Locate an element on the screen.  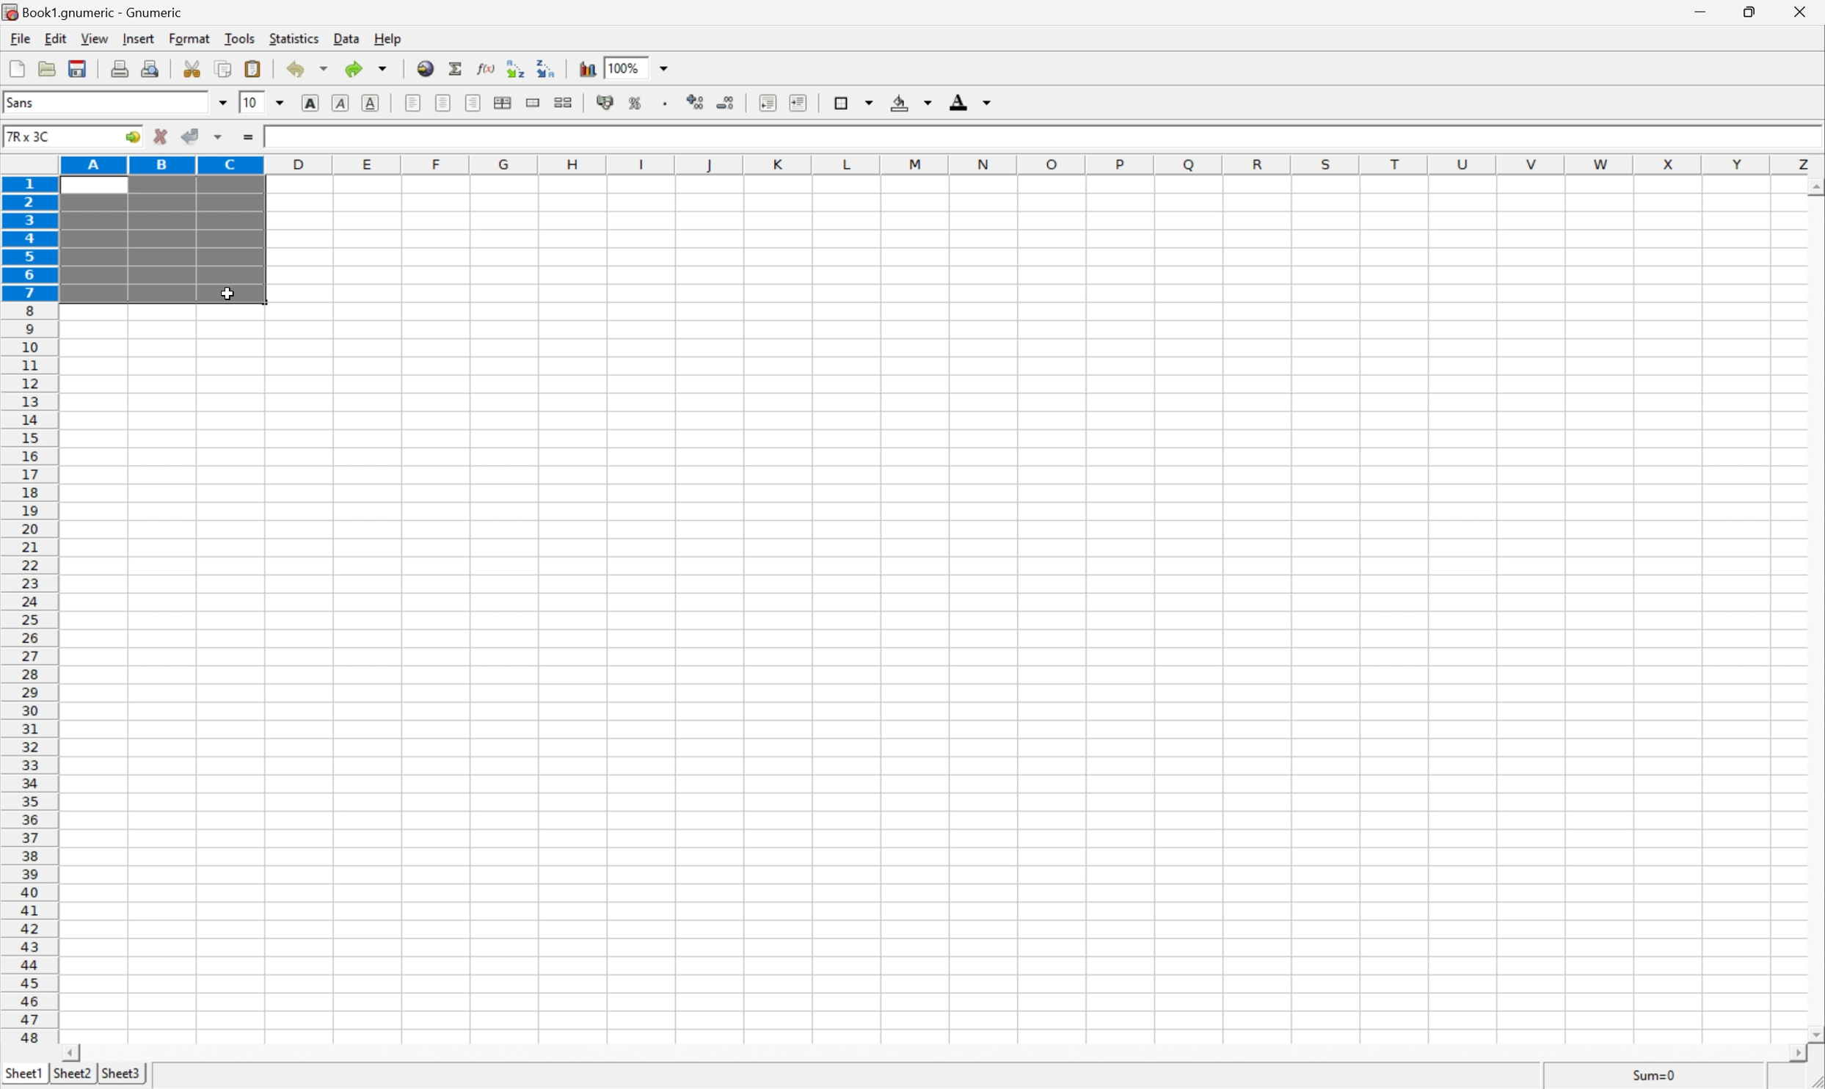
insert hyperlink is located at coordinates (423, 67).